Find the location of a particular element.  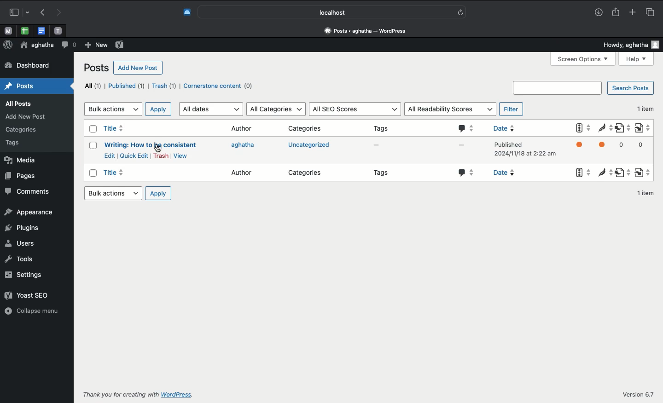

Categories is located at coordinates (304, 173).